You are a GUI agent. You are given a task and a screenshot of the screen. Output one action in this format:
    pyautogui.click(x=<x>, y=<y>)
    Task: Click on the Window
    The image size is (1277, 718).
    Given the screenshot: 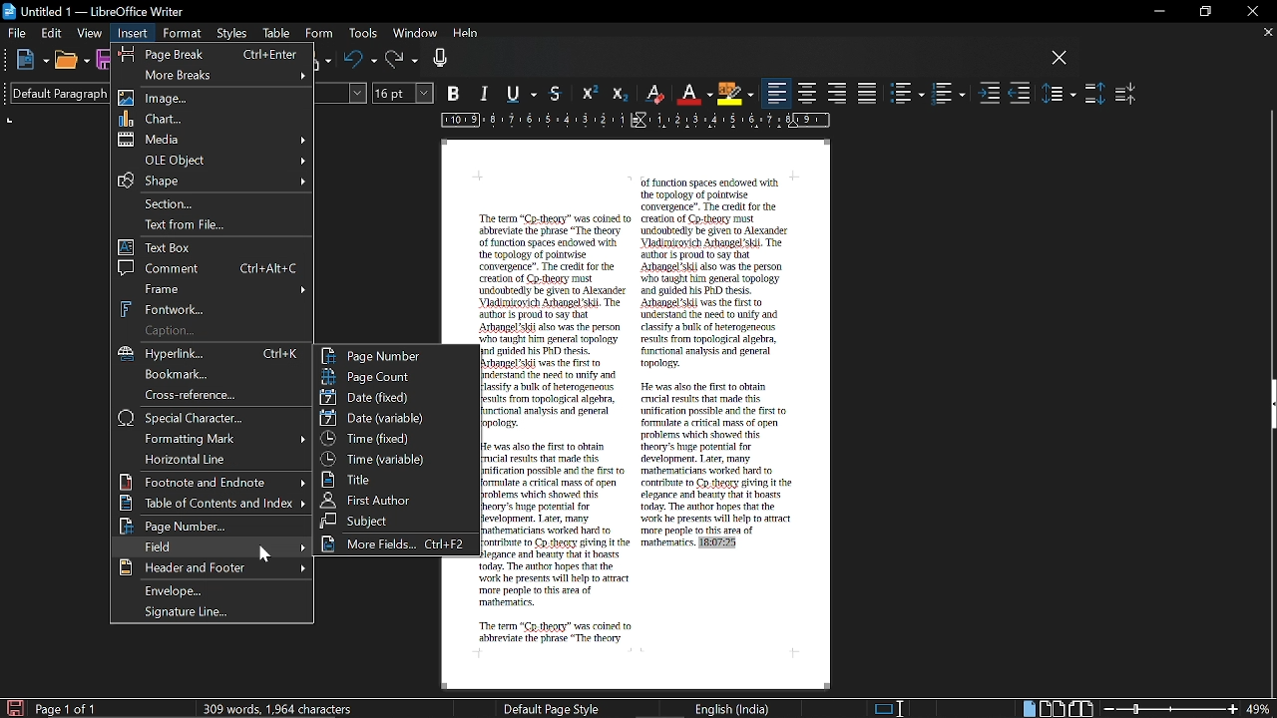 What is the action you would take?
    pyautogui.click(x=413, y=35)
    